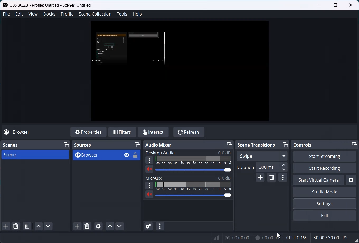 The image size is (359, 243). I want to click on Tools, so click(121, 14).